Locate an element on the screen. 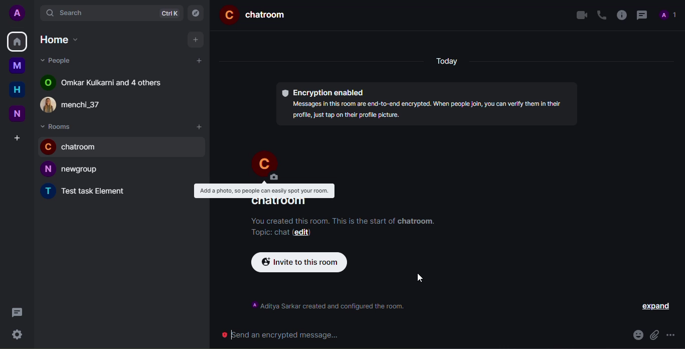 This screenshot has width=685, height=349. add is located at coordinates (200, 127).